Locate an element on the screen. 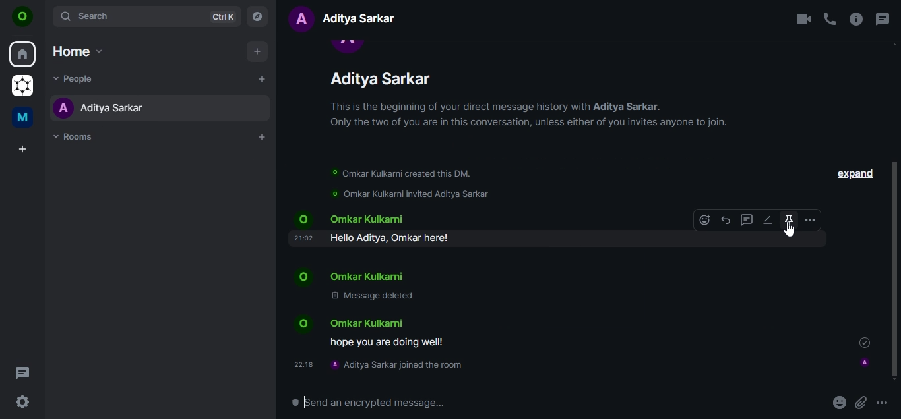 This screenshot has width=901, height=419. threads is located at coordinates (883, 20).